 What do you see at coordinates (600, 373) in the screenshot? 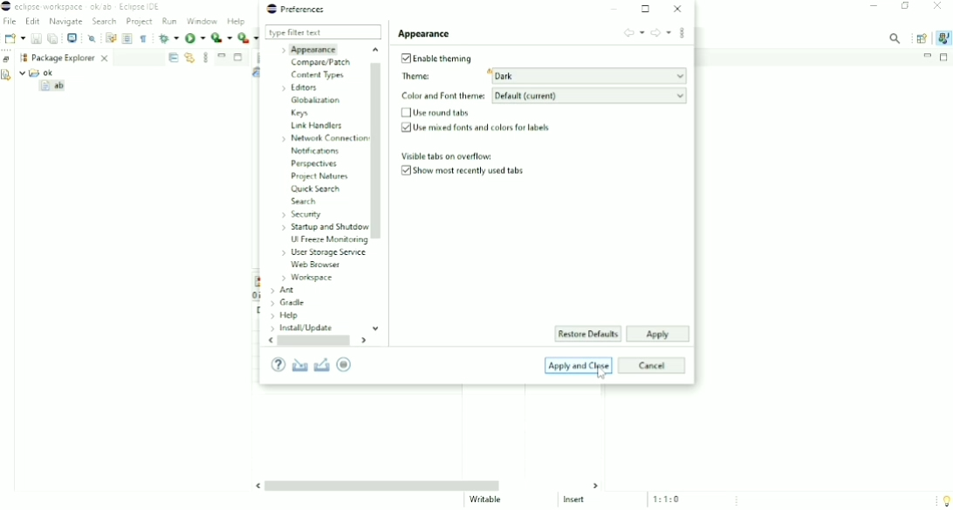
I see `Cursor` at bounding box center [600, 373].